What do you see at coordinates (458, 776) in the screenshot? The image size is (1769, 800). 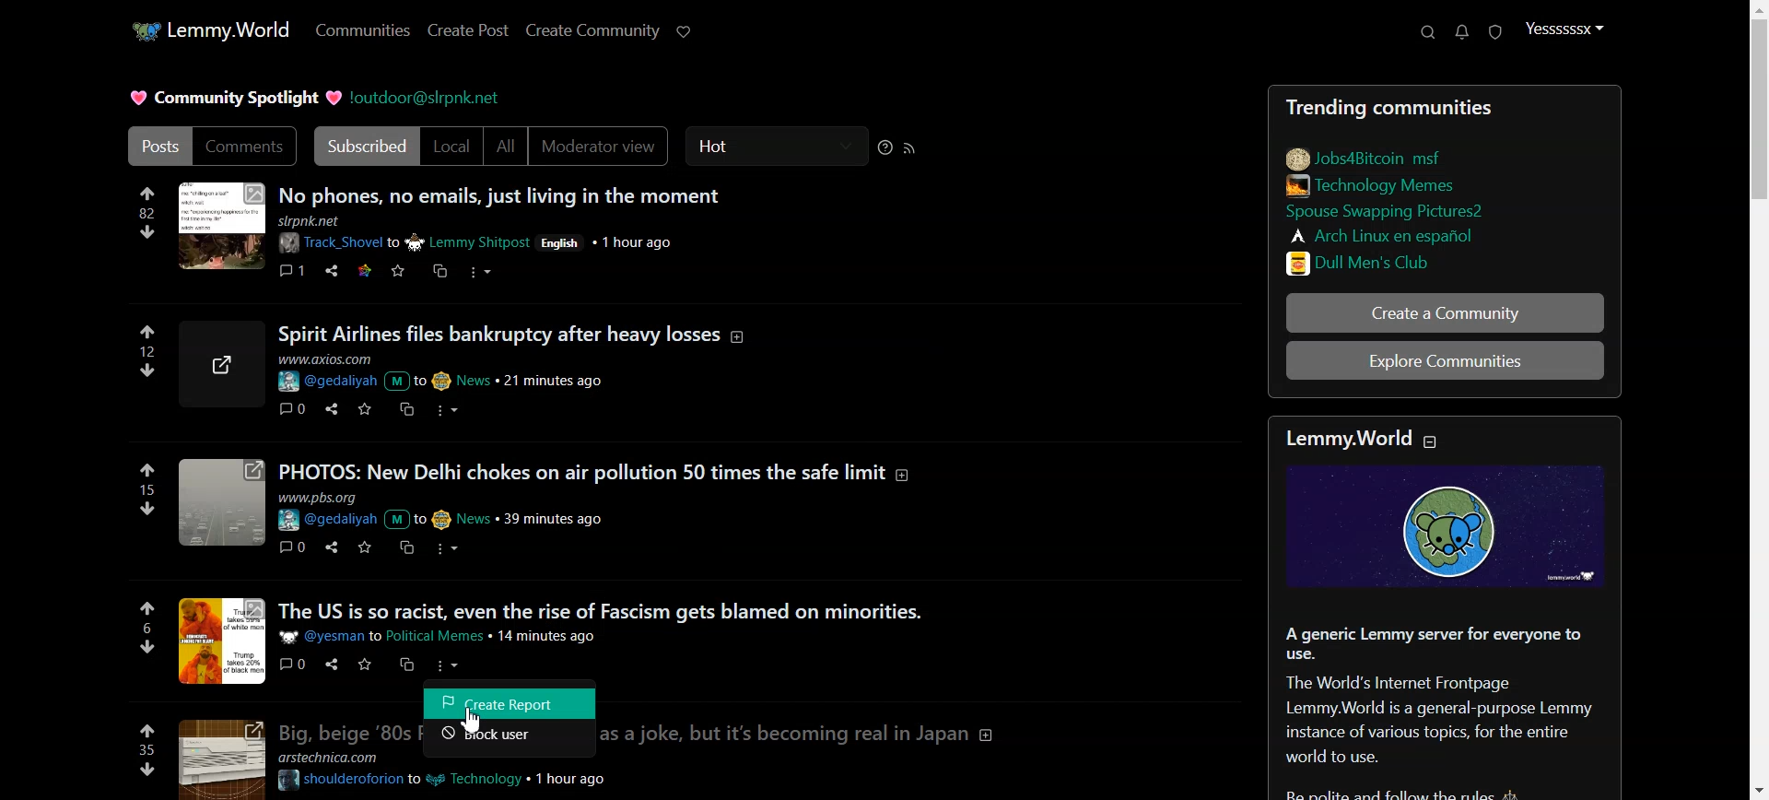 I see `post details` at bounding box center [458, 776].